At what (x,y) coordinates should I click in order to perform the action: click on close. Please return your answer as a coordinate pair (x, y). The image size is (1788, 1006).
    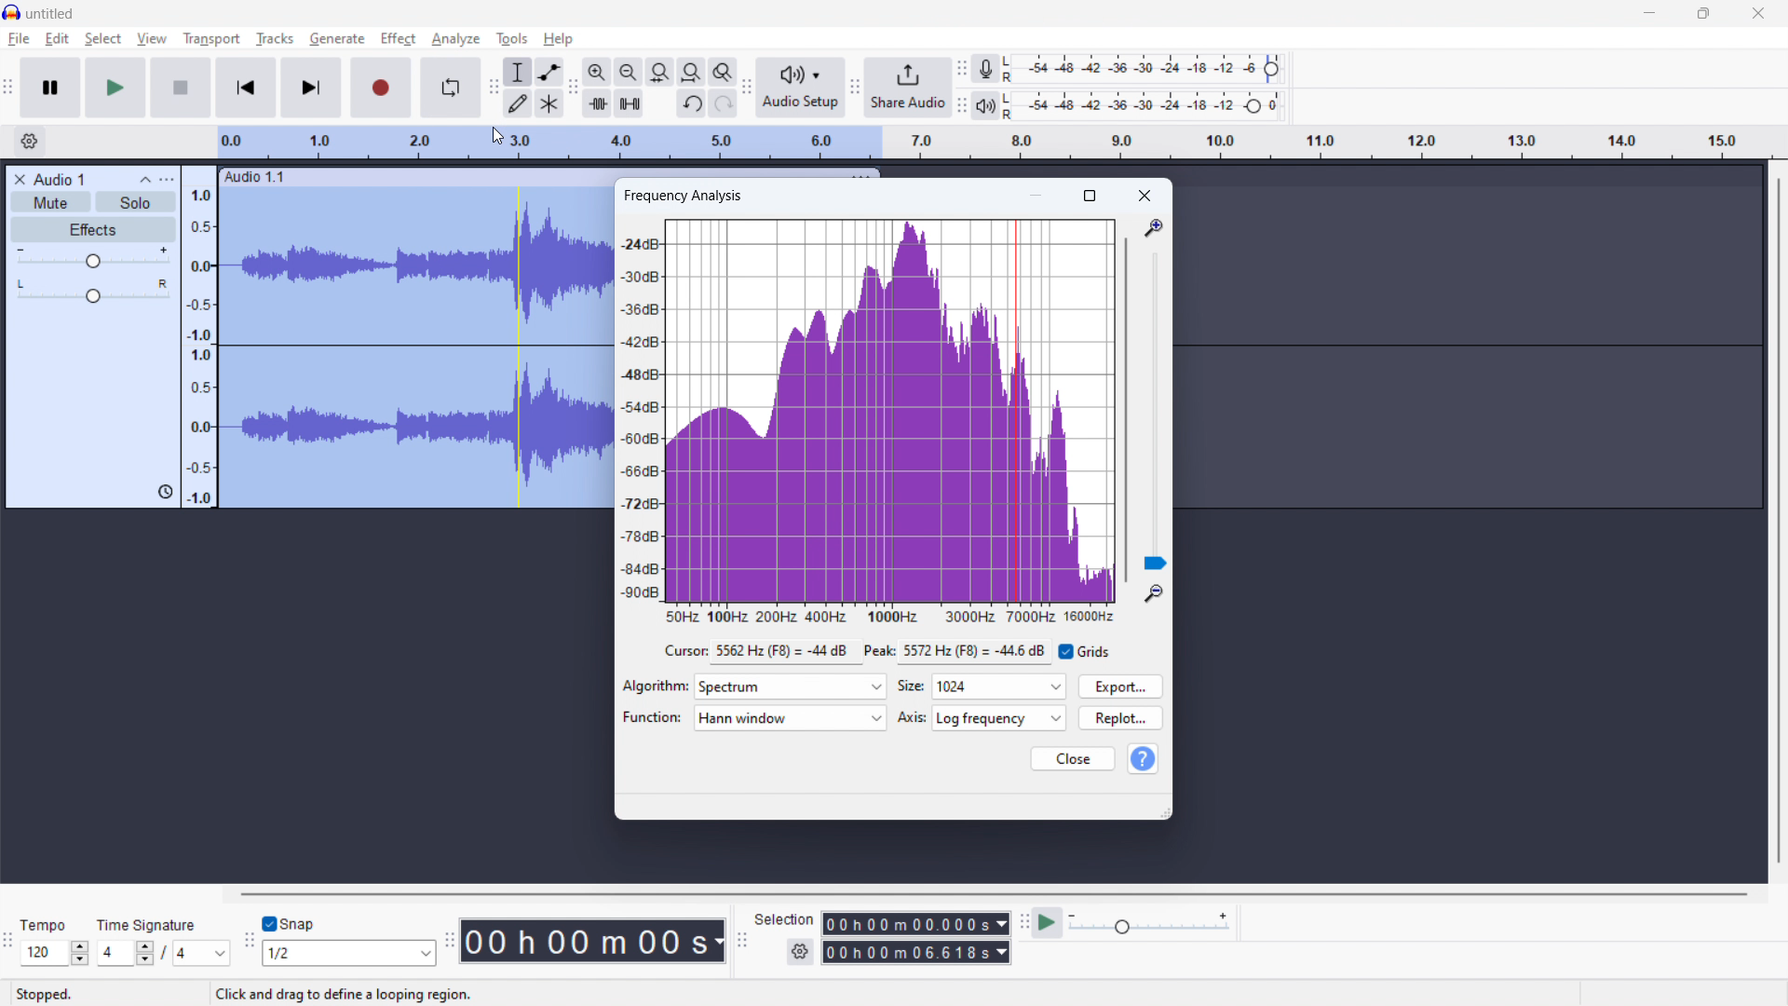
    Looking at the image, I should click on (1758, 13).